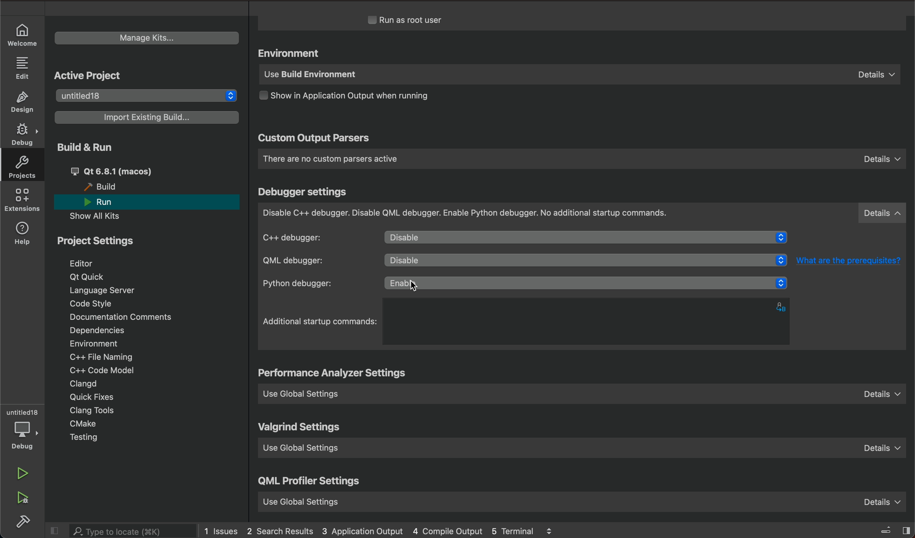  Describe the element at coordinates (144, 36) in the screenshot. I see `manage kits` at that location.